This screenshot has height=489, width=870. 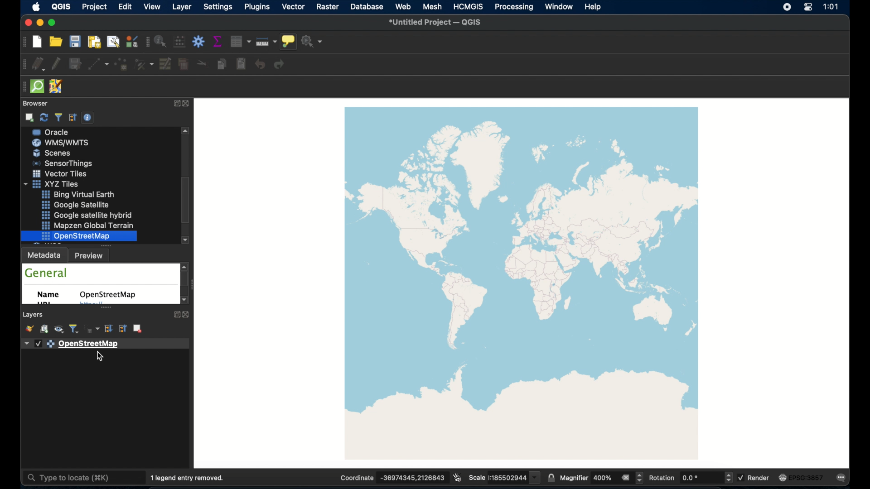 I want to click on no action selected, so click(x=313, y=43).